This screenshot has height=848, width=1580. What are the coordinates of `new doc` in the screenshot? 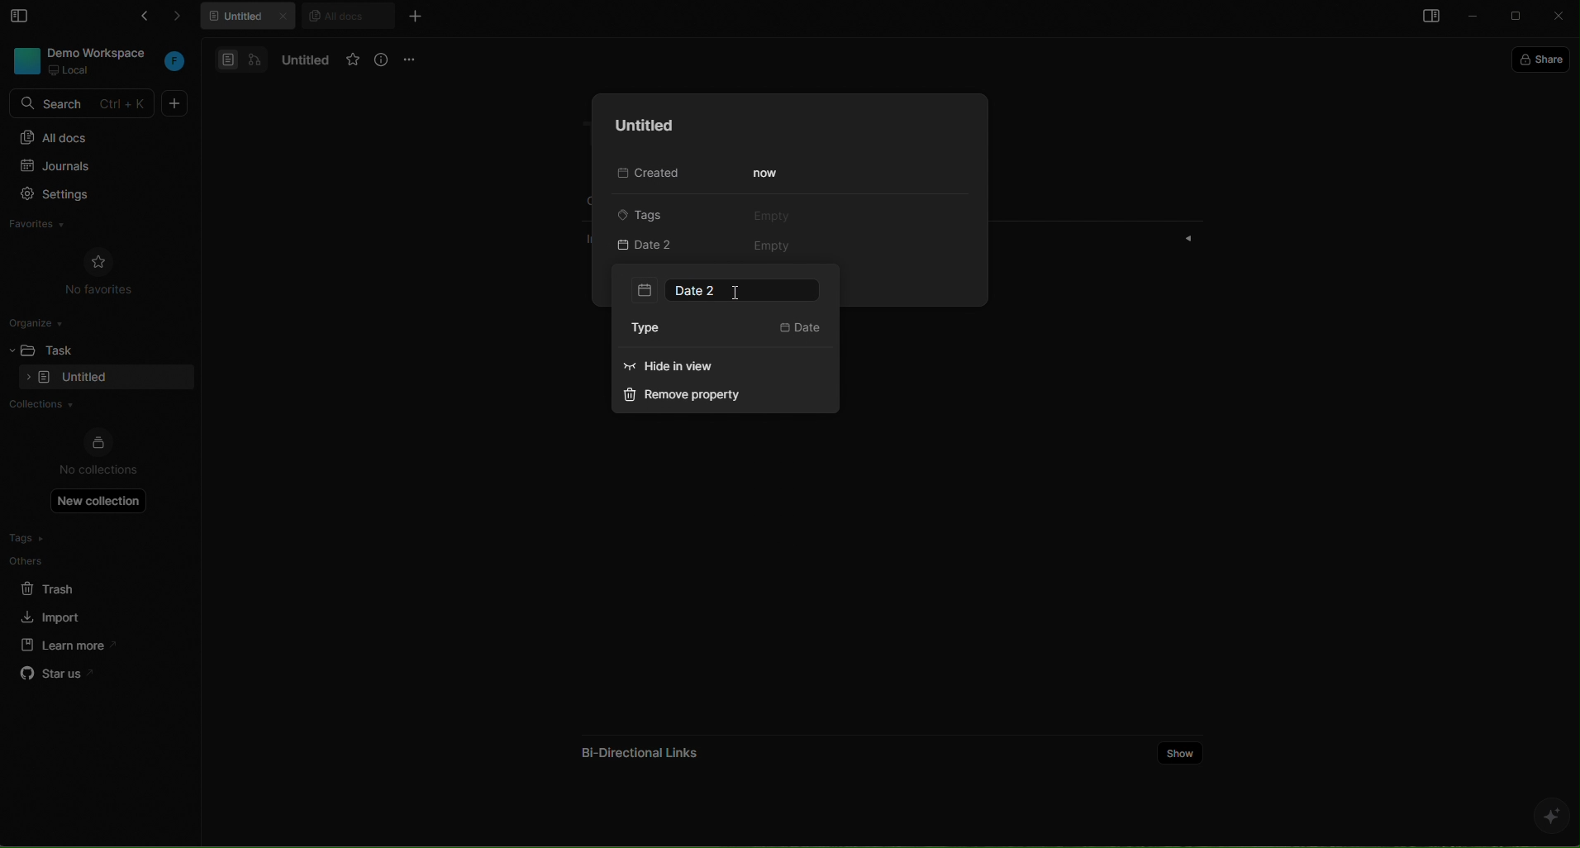 It's located at (175, 103).